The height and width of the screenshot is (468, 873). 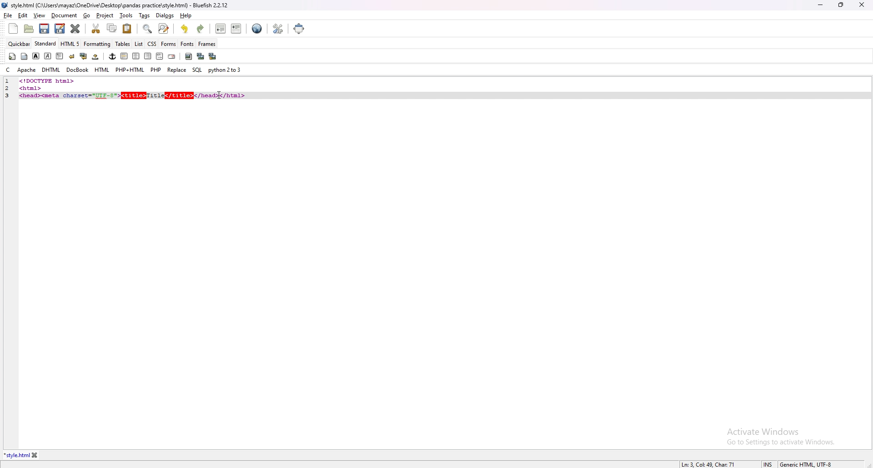 I want to click on file name, so click(x=116, y=6).